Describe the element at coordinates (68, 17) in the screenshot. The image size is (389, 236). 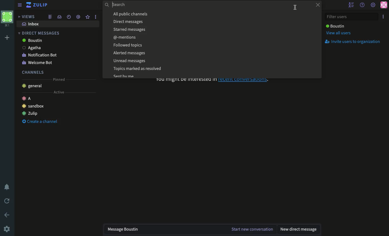
I see `Time` at that location.